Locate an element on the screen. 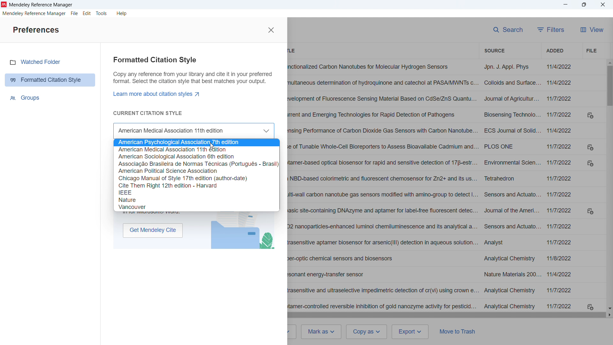 The width and height of the screenshot is (613, 345). Sort by date added is located at coordinates (554, 50).